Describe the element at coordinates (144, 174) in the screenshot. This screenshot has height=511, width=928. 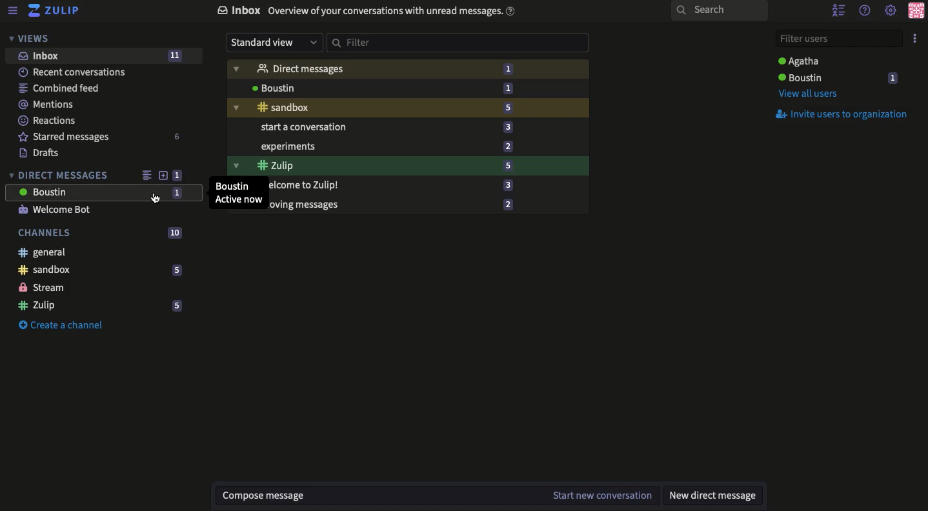
I see `Feed` at that location.